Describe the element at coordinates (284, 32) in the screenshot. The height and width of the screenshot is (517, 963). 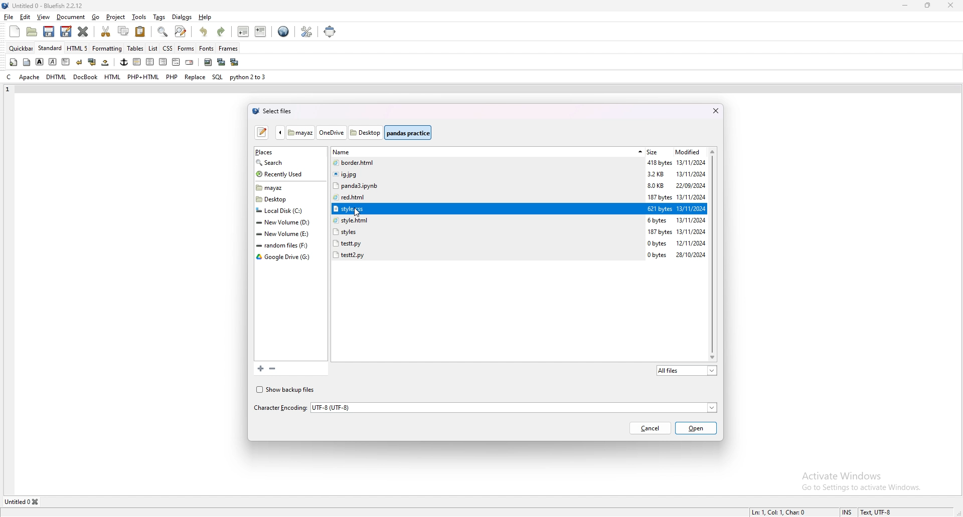
I see `edit in browser` at that location.